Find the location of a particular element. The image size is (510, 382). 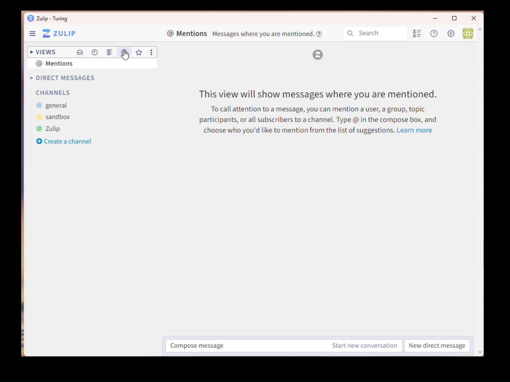

Filter is located at coordinates (316, 53).